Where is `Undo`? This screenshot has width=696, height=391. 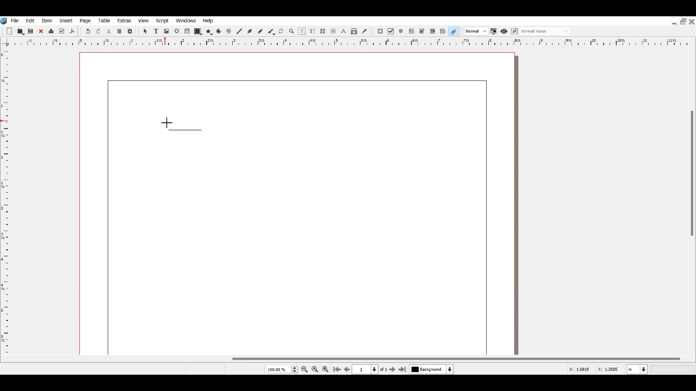 Undo is located at coordinates (88, 31).